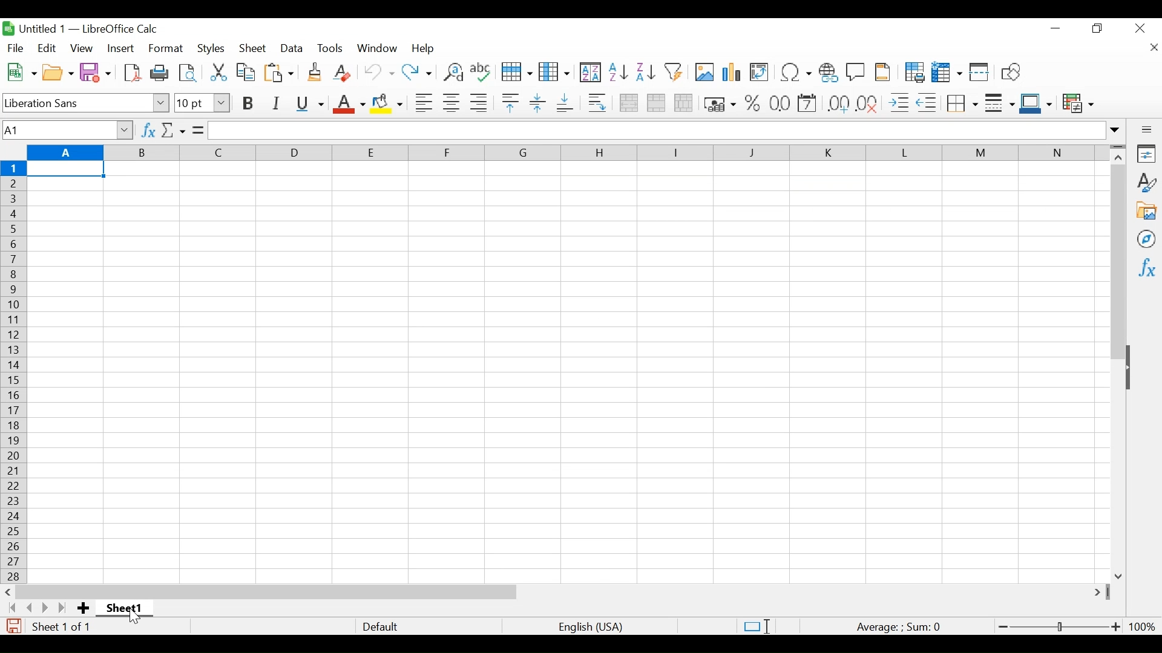 This screenshot has height=653, width=1162. I want to click on Merge cells, so click(655, 103).